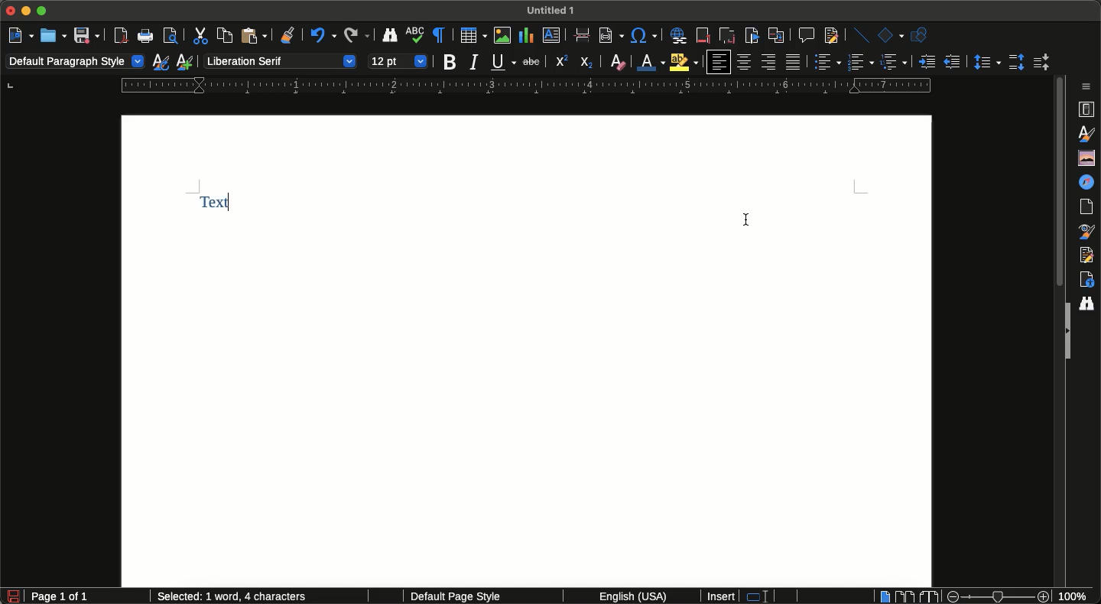 The image size is (1101, 604). What do you see at coordinates (905, 596) in the screenshot?
I see `Multiple-page view` at bounding box center [905, 596].